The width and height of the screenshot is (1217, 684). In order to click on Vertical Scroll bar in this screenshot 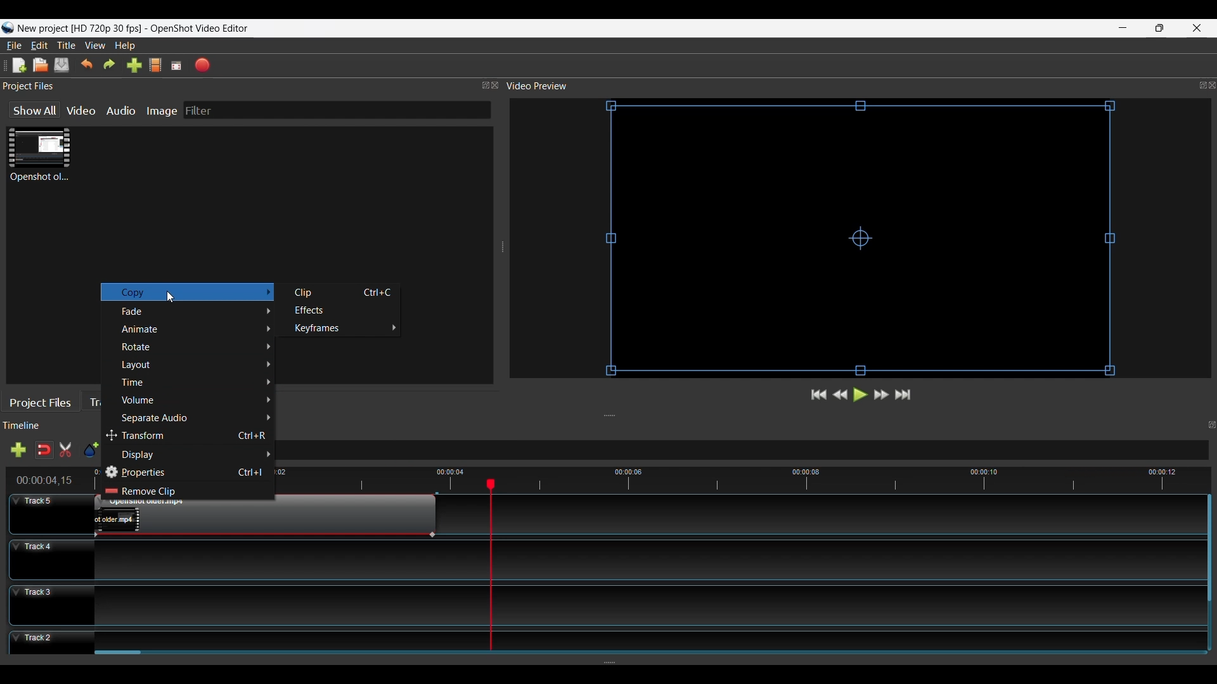, I will do `click(119, 654)`.